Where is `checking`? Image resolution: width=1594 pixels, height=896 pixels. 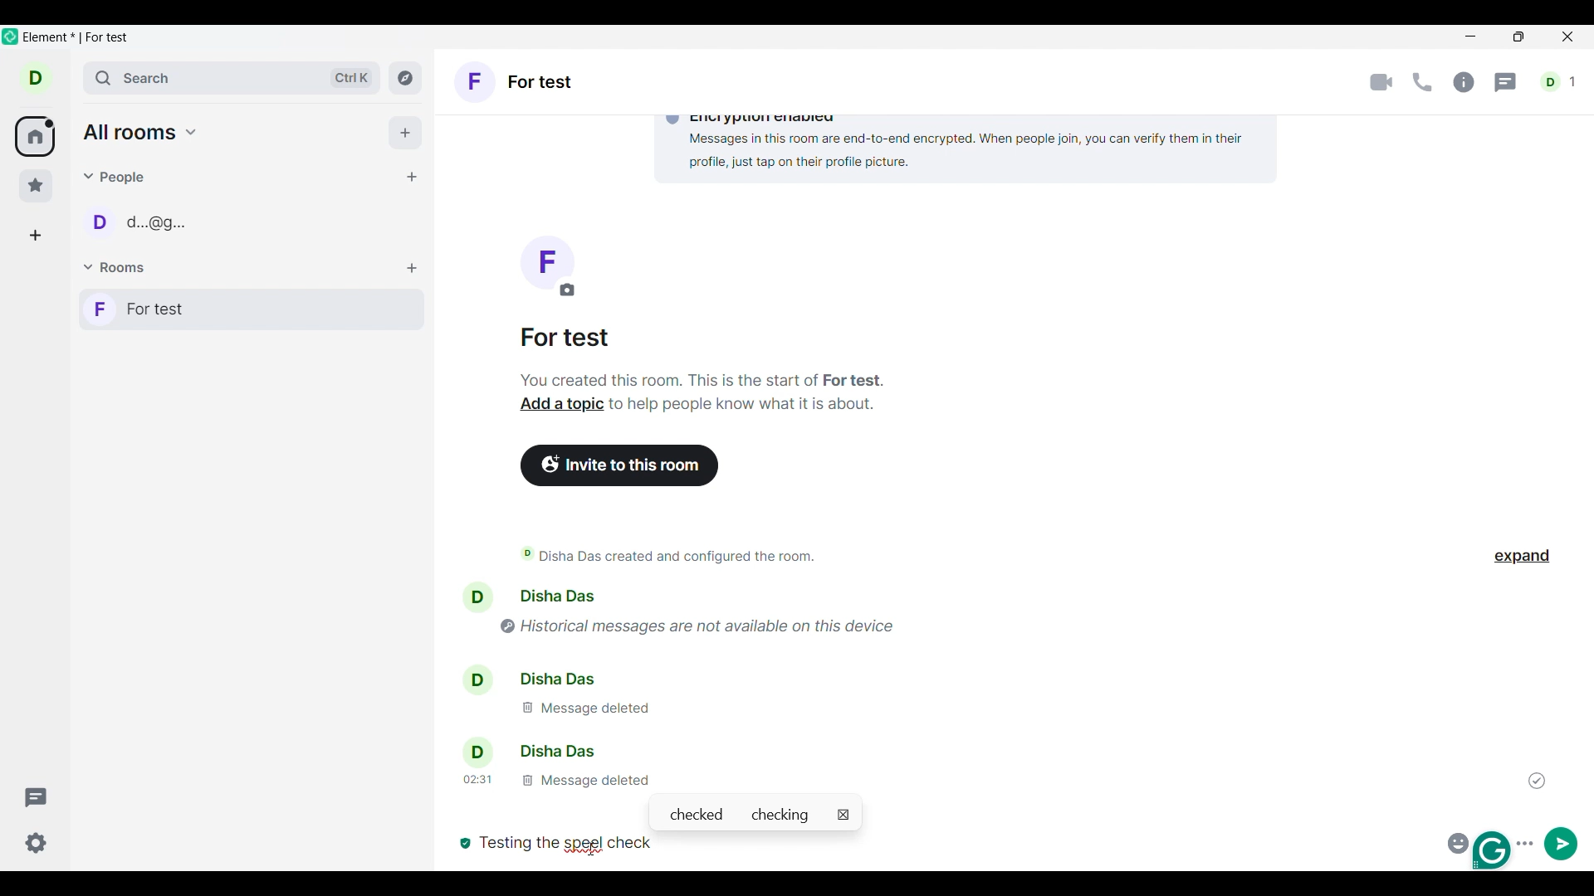 checking is located at coordinates (784, 815).